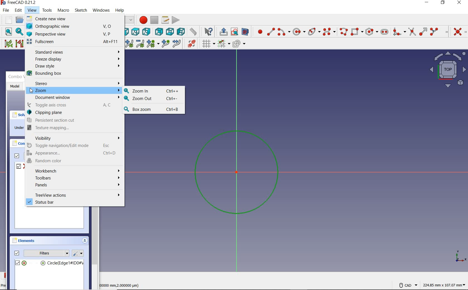 Image resolution: width=468 pixels, height=290 pixels. What do you see at coordinates (258, 31) in the screenshot?
I see `create point` at bounding box center [258, 31].